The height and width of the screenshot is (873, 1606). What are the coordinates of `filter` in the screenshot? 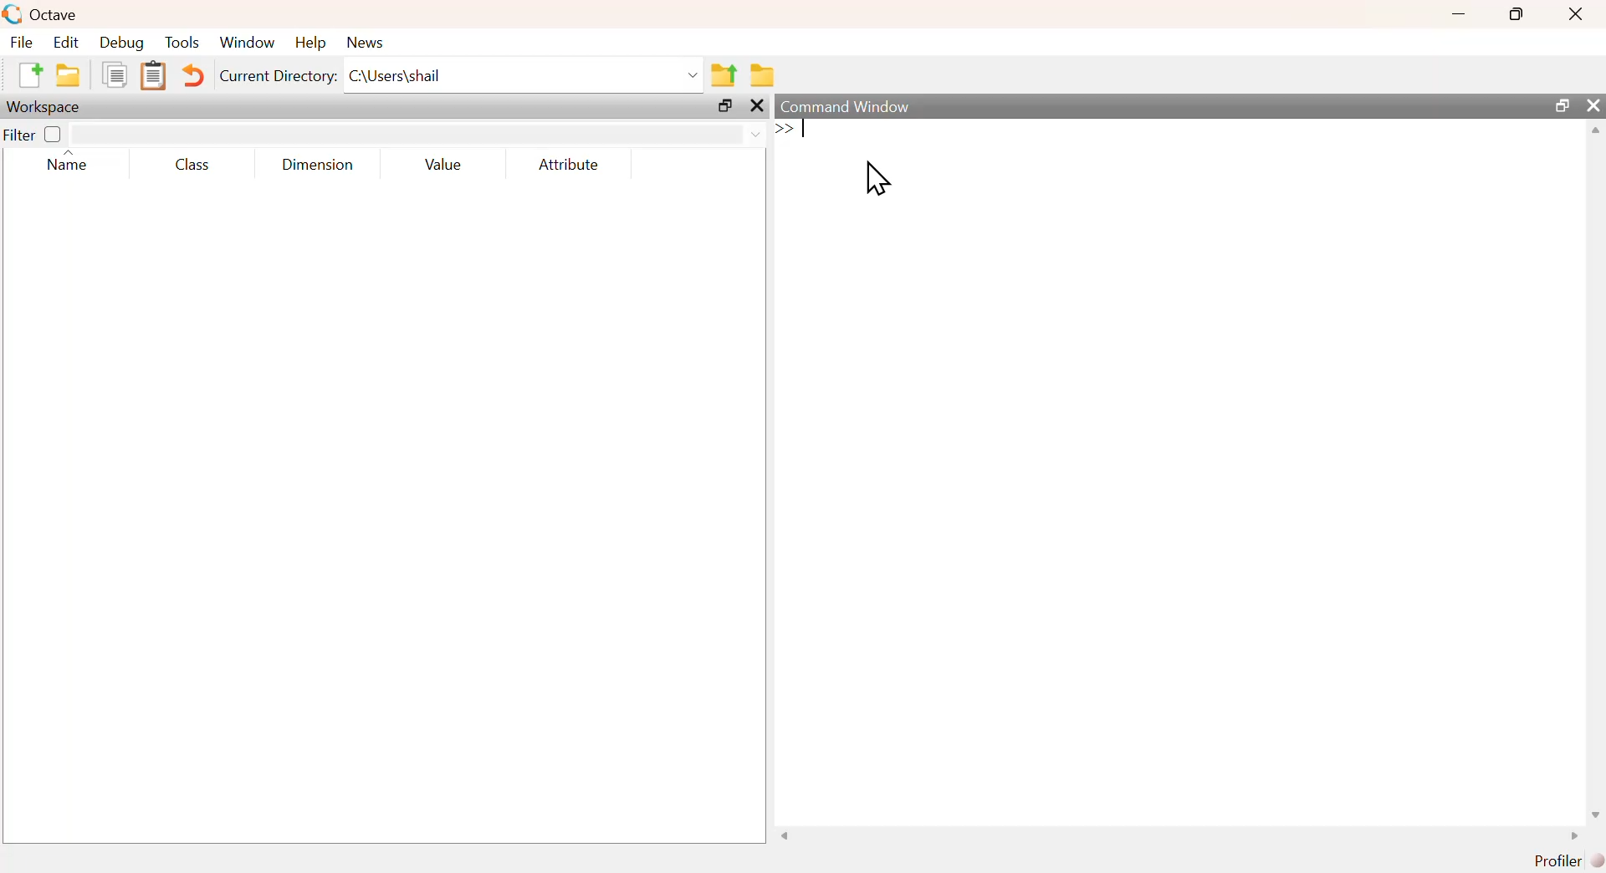 It's located at (419, 134).